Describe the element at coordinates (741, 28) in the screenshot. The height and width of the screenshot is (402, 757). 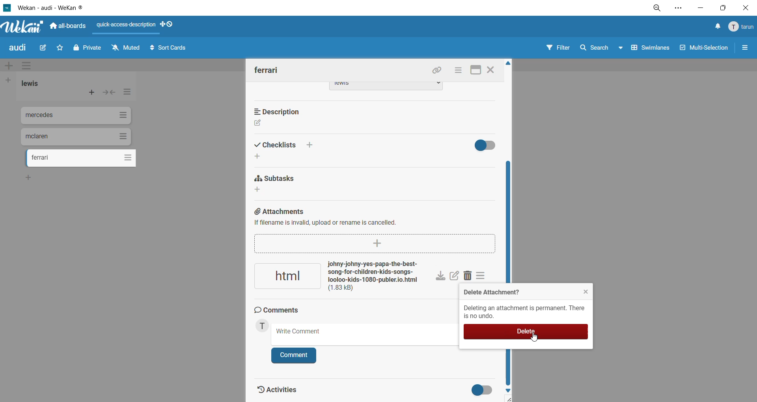
I see `menu` at that location.